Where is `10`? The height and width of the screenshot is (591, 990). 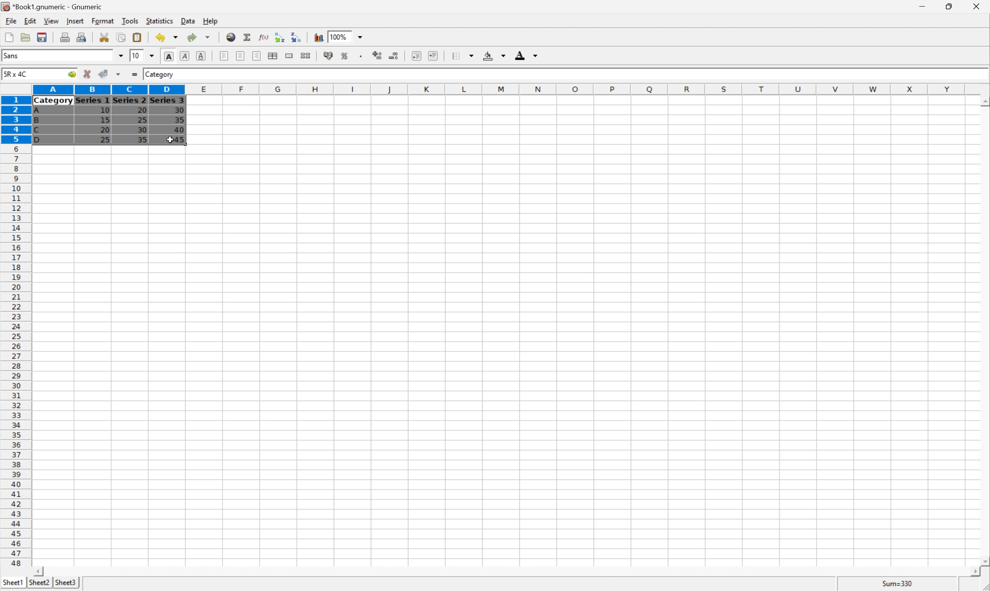 10 is located at coordinates (136, 56).